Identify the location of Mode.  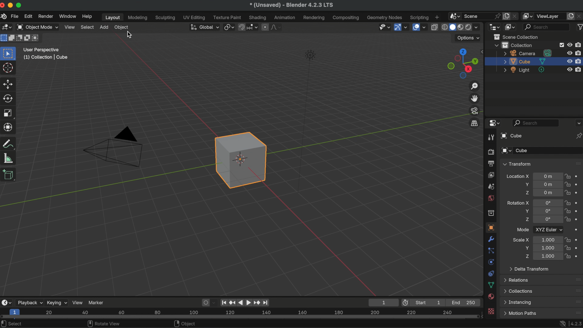
(523, 229).